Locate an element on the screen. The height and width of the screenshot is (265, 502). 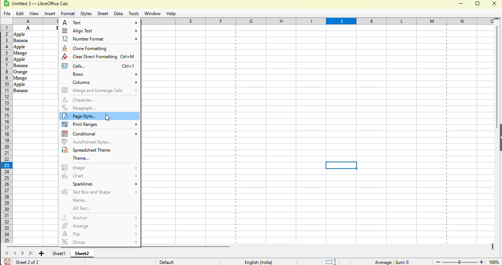
sheet 2 of 2 is located at coordinates (27, 262).